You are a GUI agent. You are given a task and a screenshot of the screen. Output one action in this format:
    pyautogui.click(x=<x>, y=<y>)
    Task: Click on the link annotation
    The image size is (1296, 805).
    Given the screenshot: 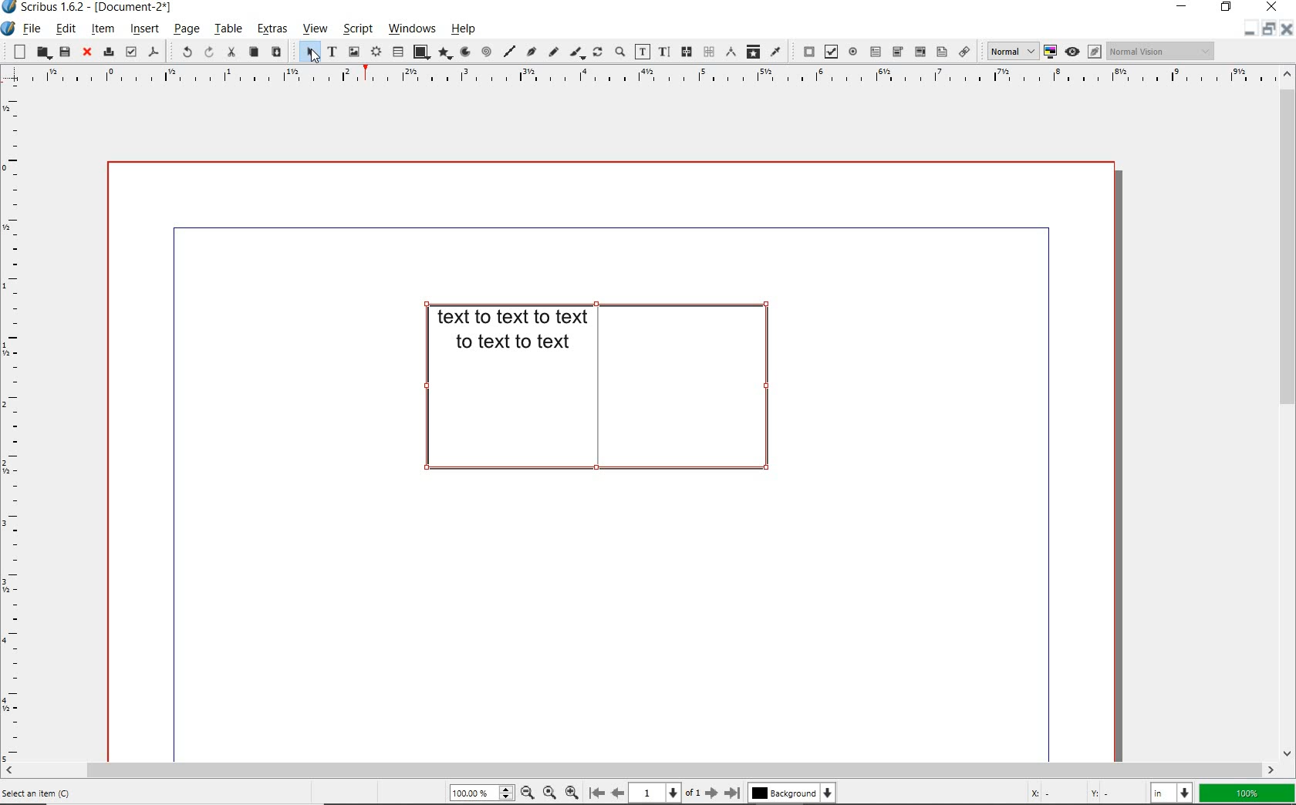 What is the action you would take?
    pyautogui.click(x=963, y=51)
    